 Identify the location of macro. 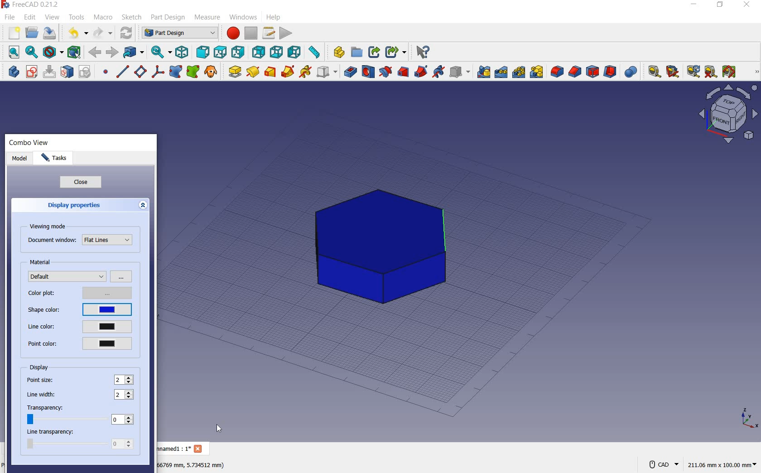
(103, 17).